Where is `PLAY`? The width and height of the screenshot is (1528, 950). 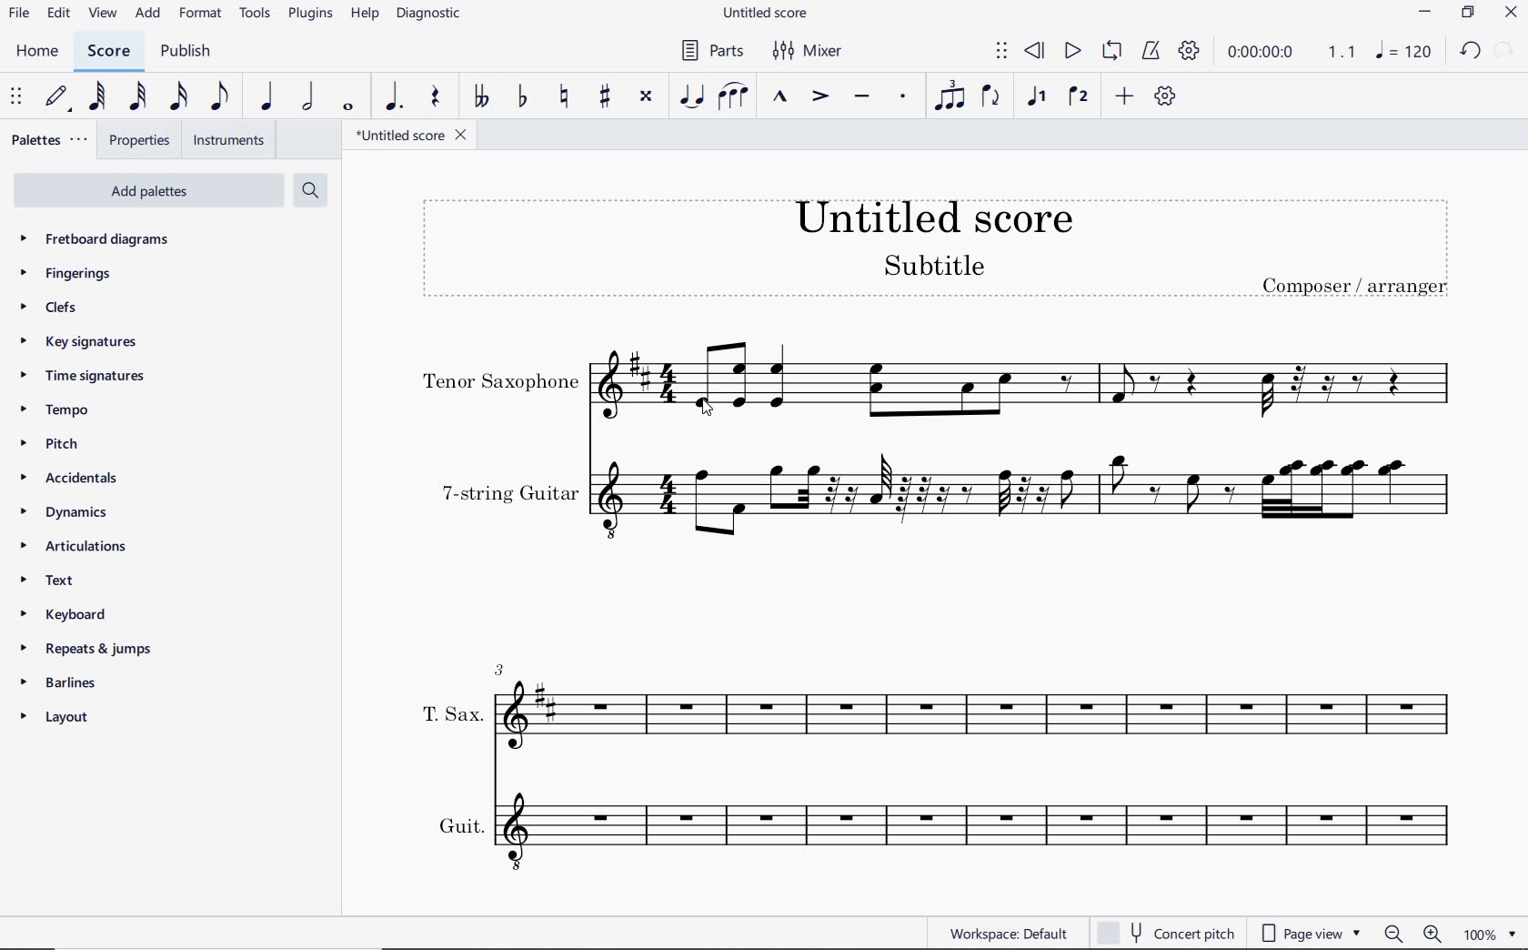
PLAY is located at coordinates (1071, 51).